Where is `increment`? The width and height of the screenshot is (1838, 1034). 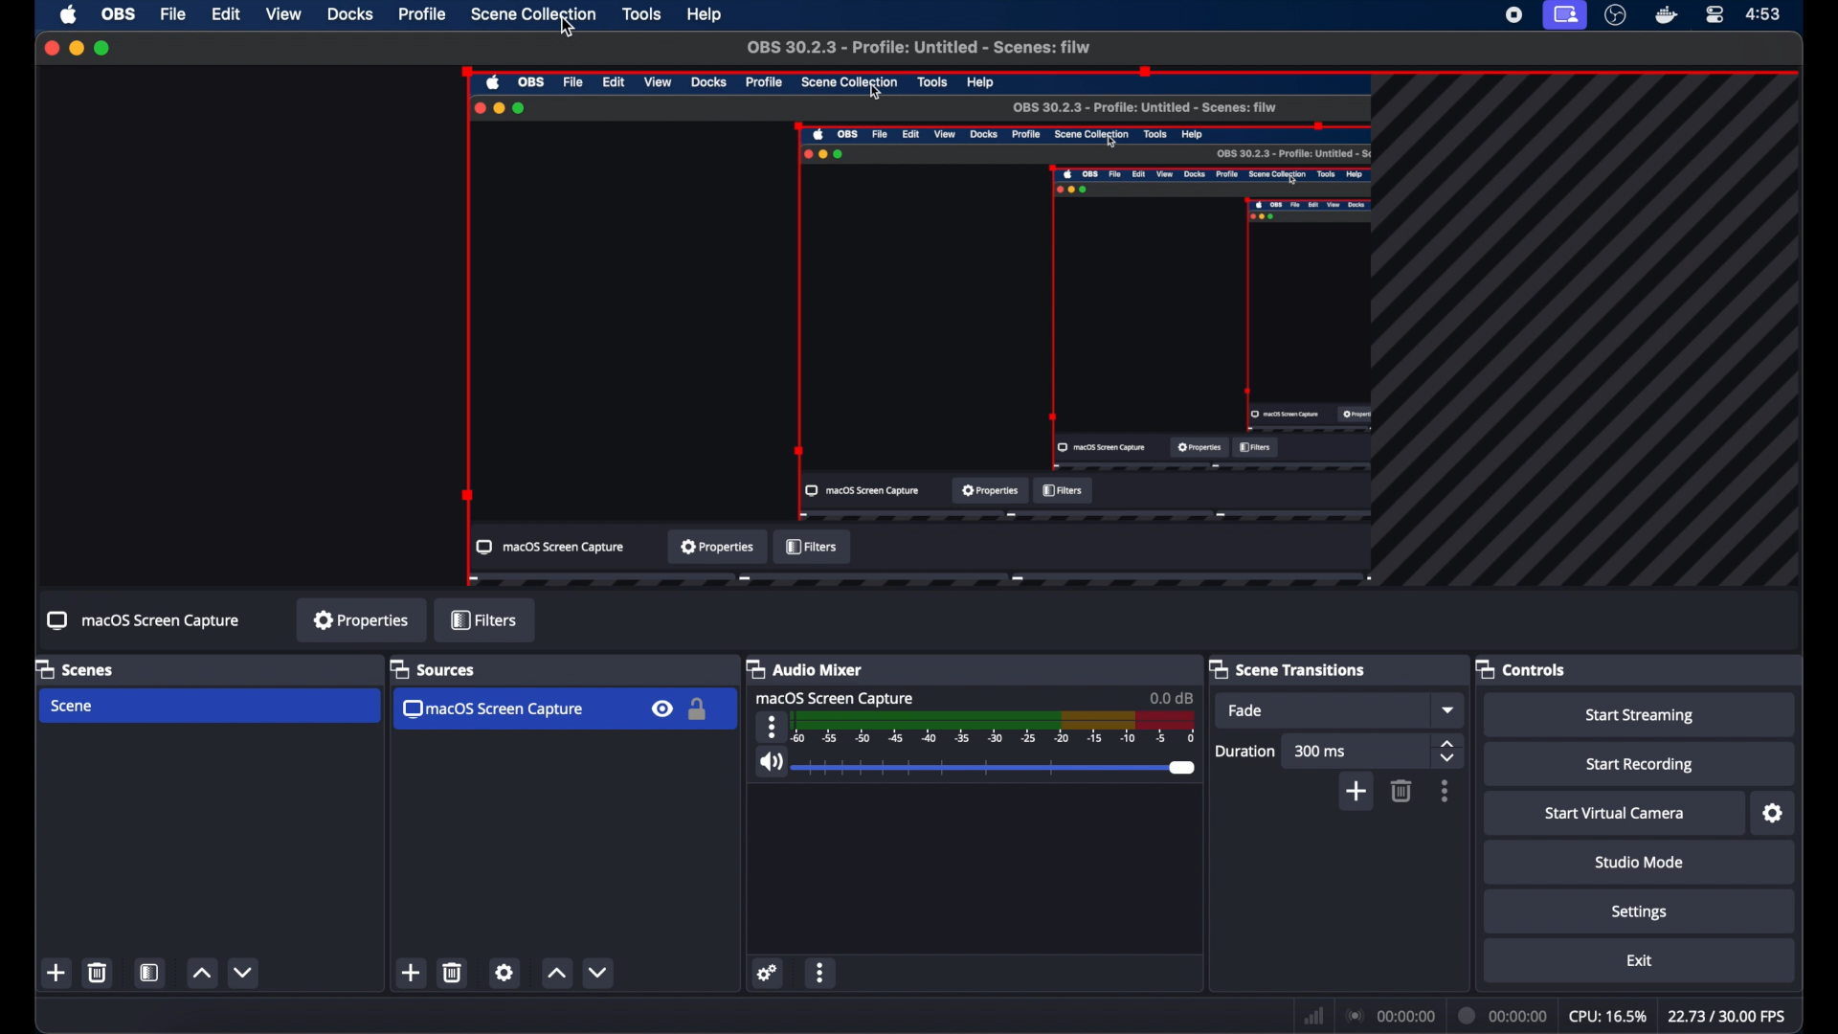
increment is located at coordinates (556, 974).